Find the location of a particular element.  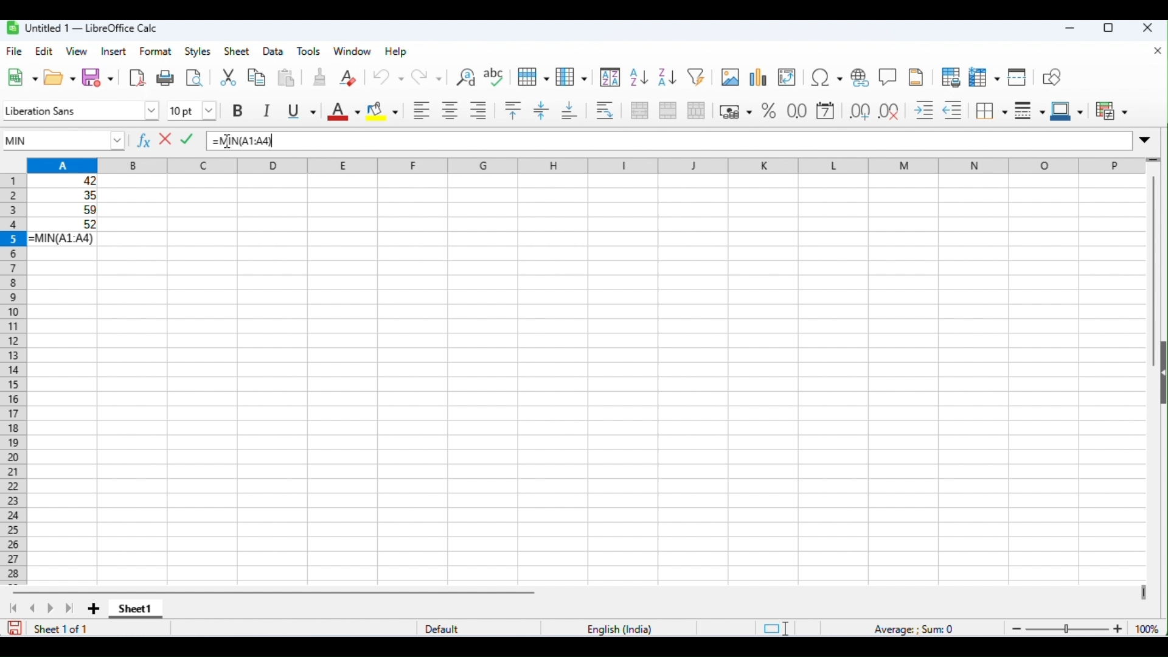

drag to view rows is located at coordinates (1153, 158).